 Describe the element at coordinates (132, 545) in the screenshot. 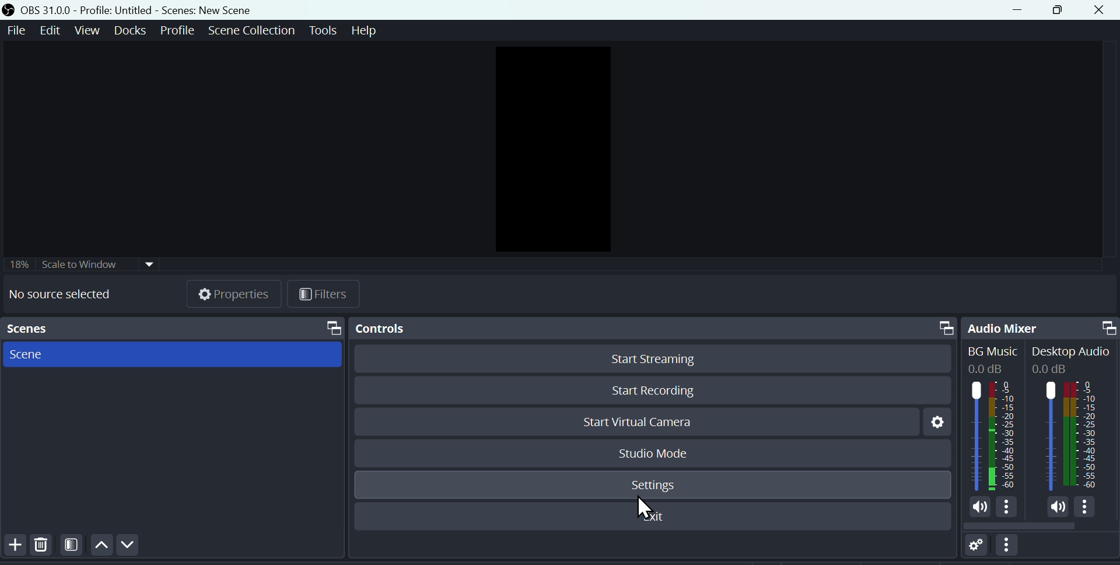

I see `Down ` at that location.